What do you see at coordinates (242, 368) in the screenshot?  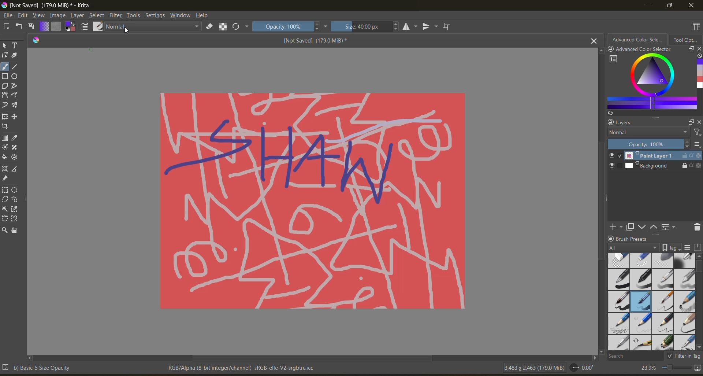 I see `RGB/Alpha (8-bit integer/channel) sRGB-elle-V2-srgbtrc.icc` at bounding box center [242, 368].